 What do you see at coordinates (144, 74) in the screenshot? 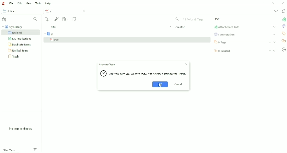
I see `/Are you sure you want to move the selected item to Trash` at bounding box center [144, 74].